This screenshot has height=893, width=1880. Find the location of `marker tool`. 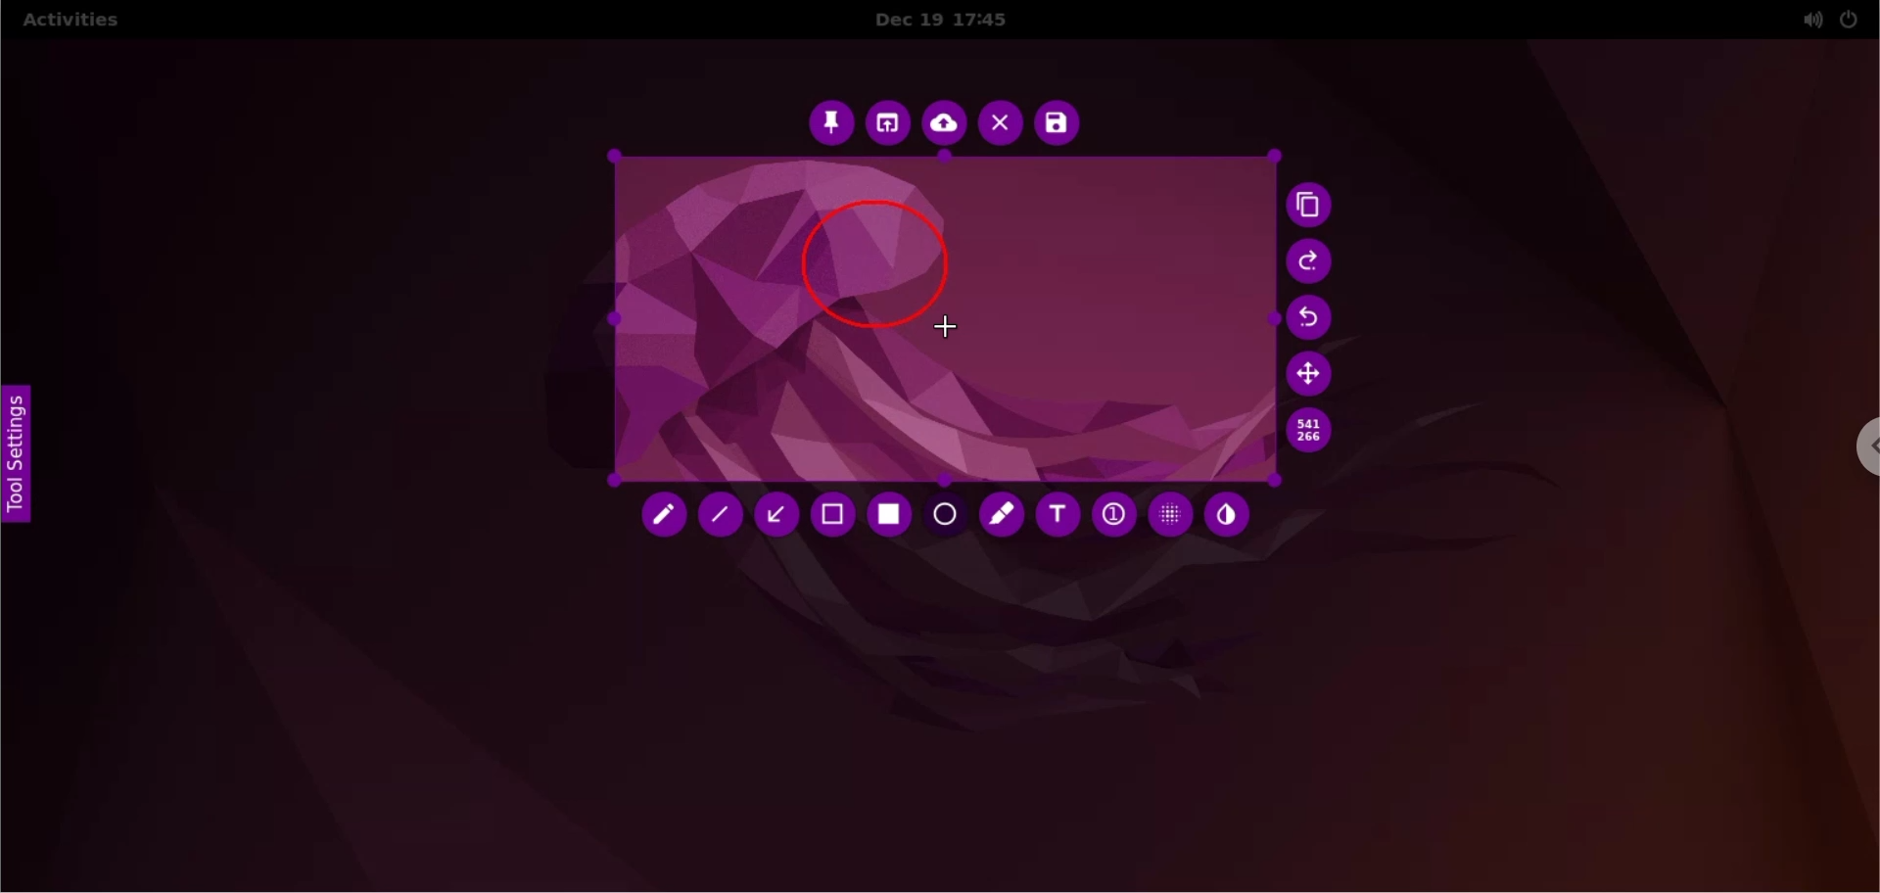

marker tool is located at coordinates (1004, 517).